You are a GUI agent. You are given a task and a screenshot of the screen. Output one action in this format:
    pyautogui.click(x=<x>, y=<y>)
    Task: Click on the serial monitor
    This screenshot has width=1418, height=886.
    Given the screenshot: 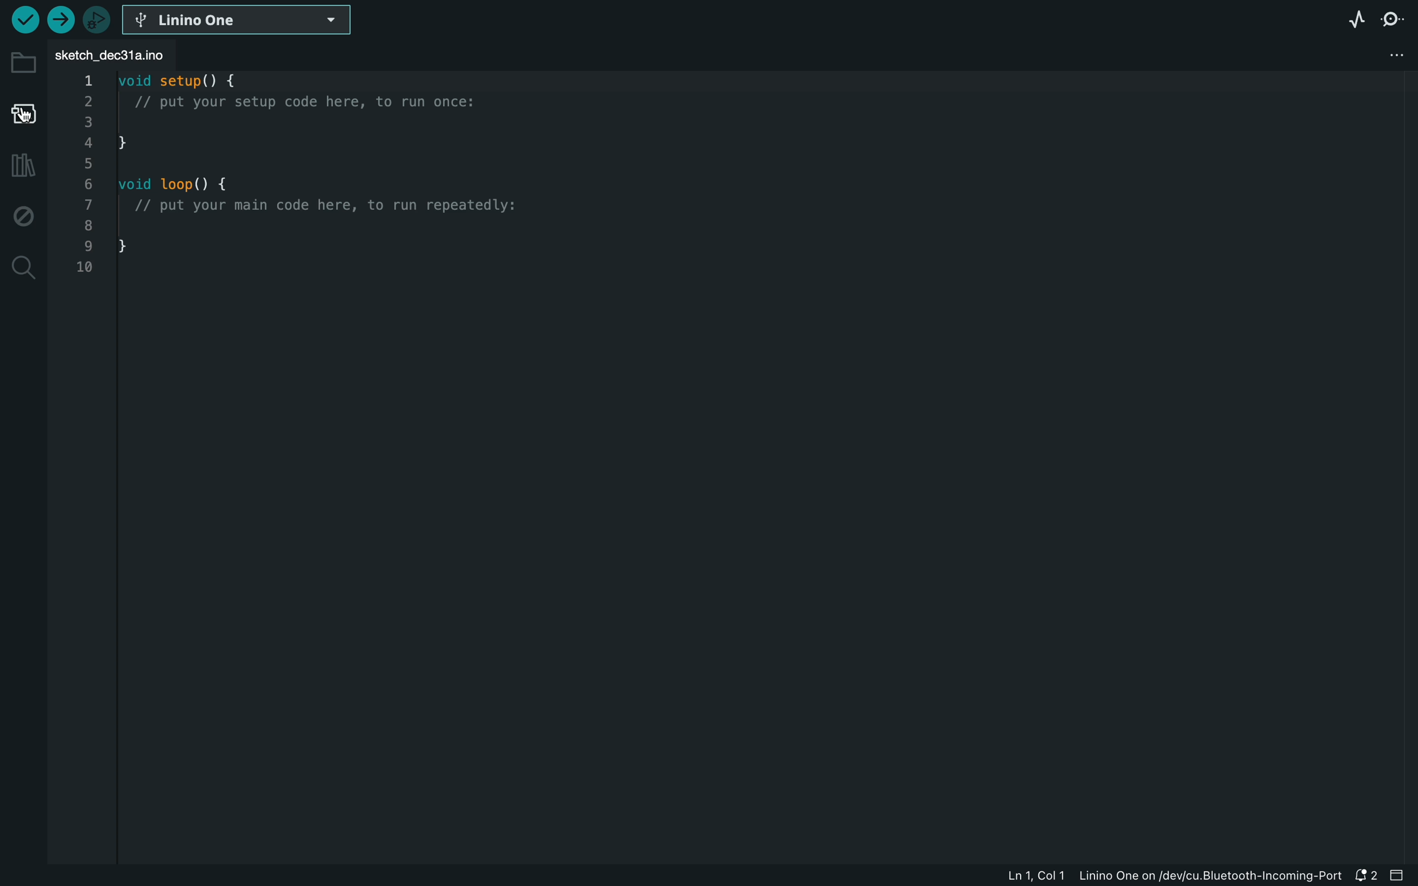 What is the action you would take?
    pyautogui.click(x=1395, y=21)
    